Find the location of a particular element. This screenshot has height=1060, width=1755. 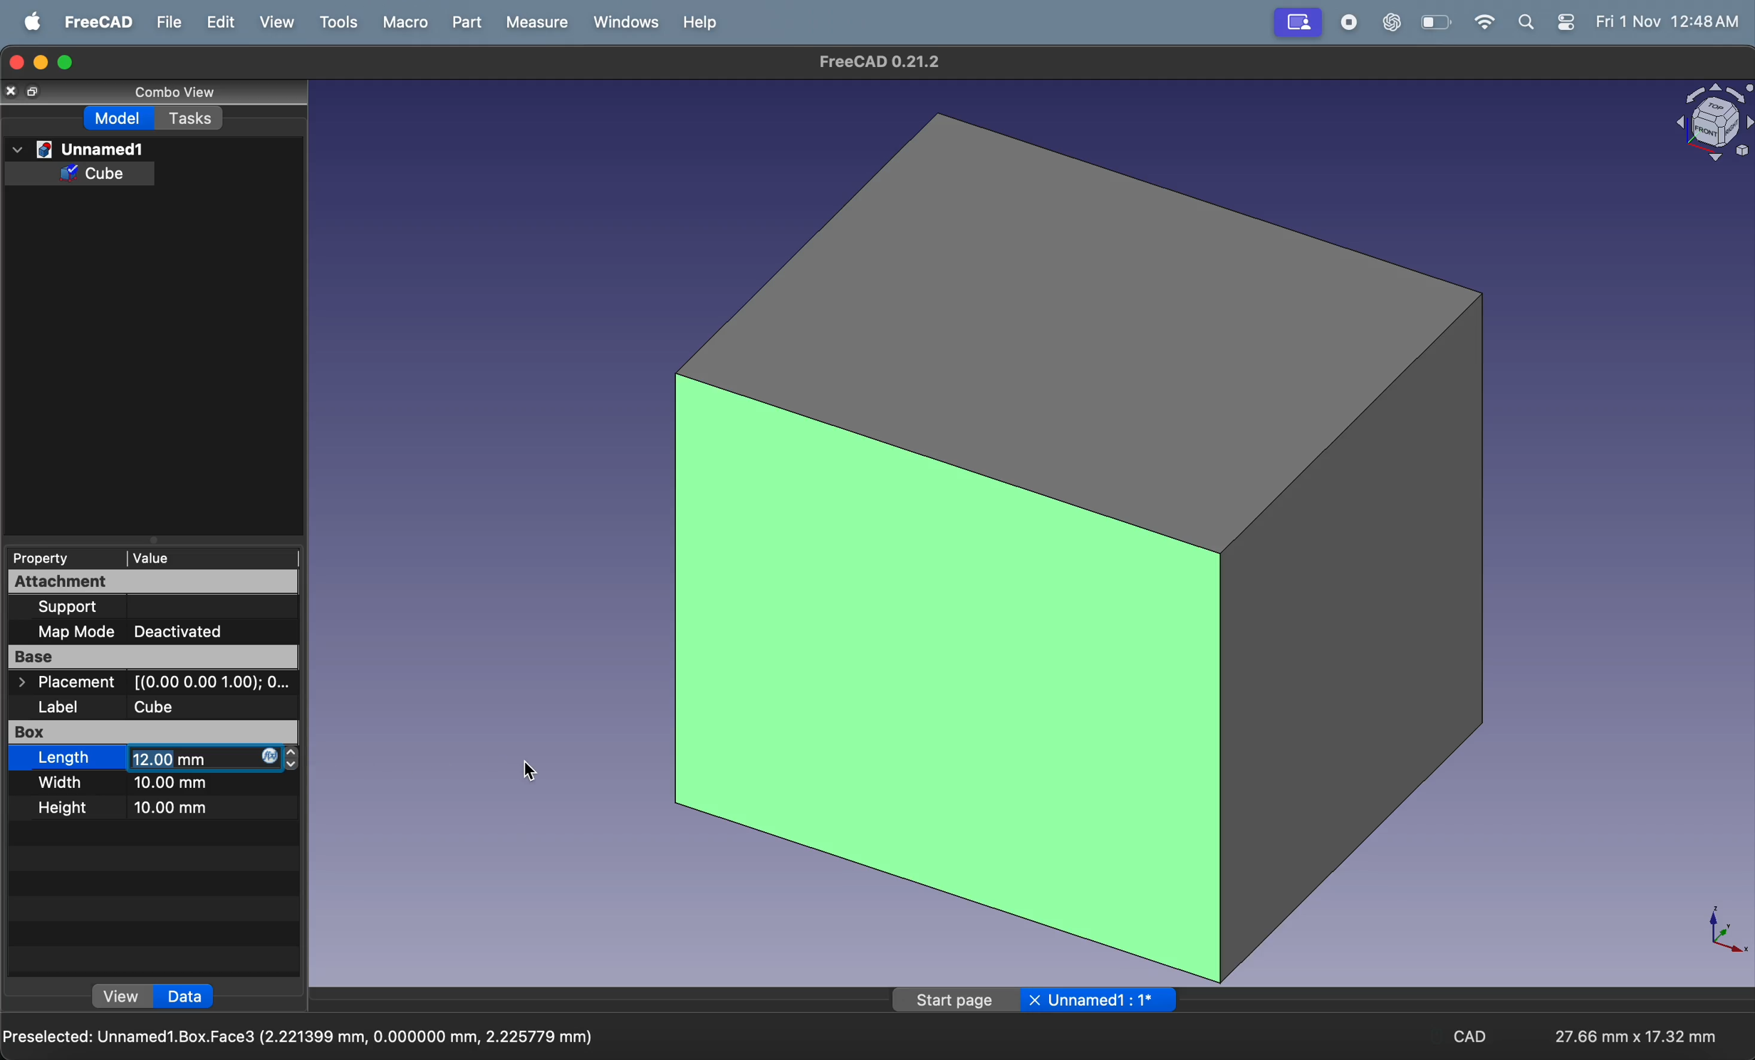

27.66 mm x 17.32 mm is located at coordinates (1638, 1036).